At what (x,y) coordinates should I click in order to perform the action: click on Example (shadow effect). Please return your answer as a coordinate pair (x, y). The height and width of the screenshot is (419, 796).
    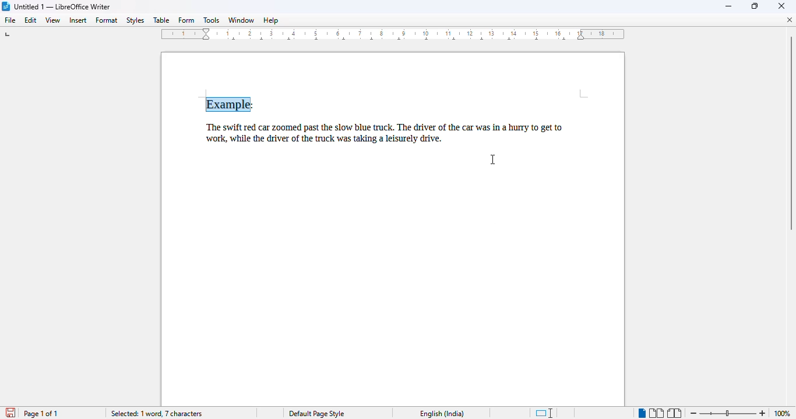
    Looking at the image, I should click on (234, 104).